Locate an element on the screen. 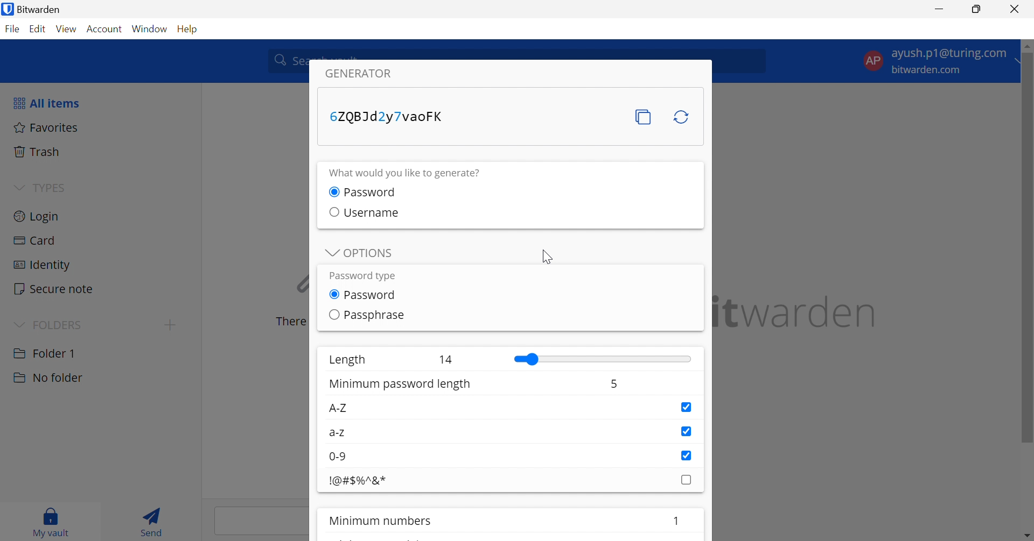 This screenshot has width=1034, height=541. Folder is located at coordinates (46, 352).